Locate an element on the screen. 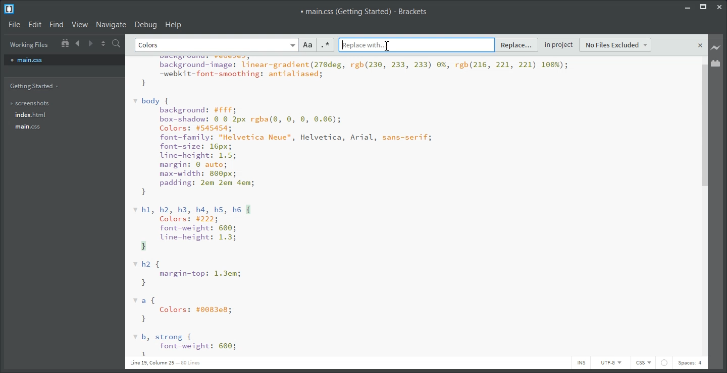 The image size is (727, 373). Extension Manager is located at coordinates (716, 63).